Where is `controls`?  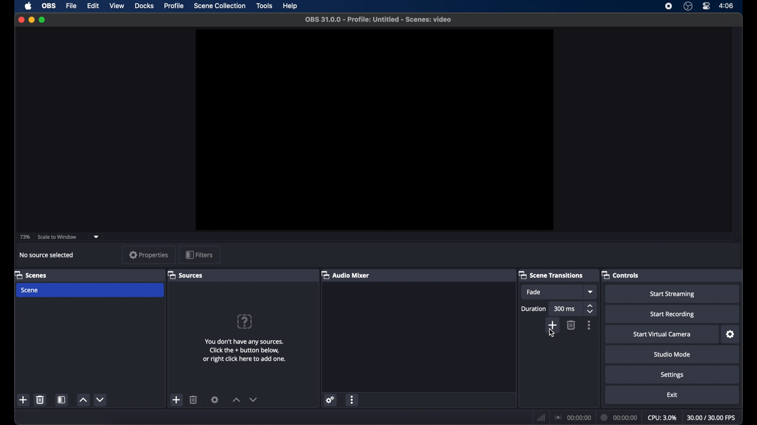
controls is located at coordinates (621, 275).